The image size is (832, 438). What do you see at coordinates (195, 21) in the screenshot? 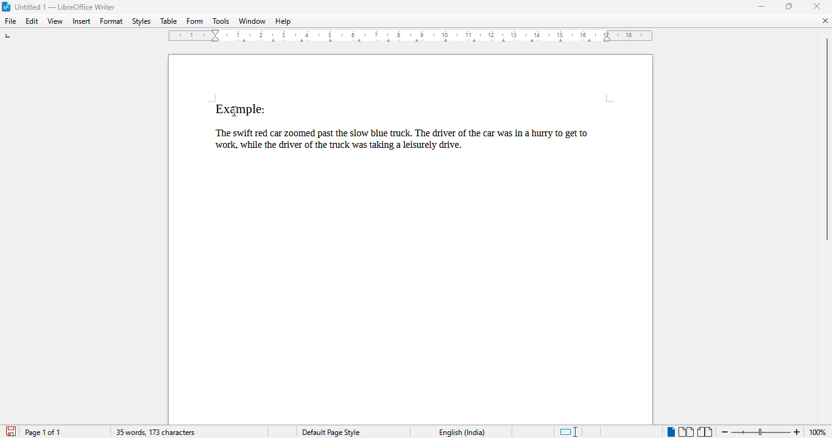
I see `form` at bounding box center [195, 21].